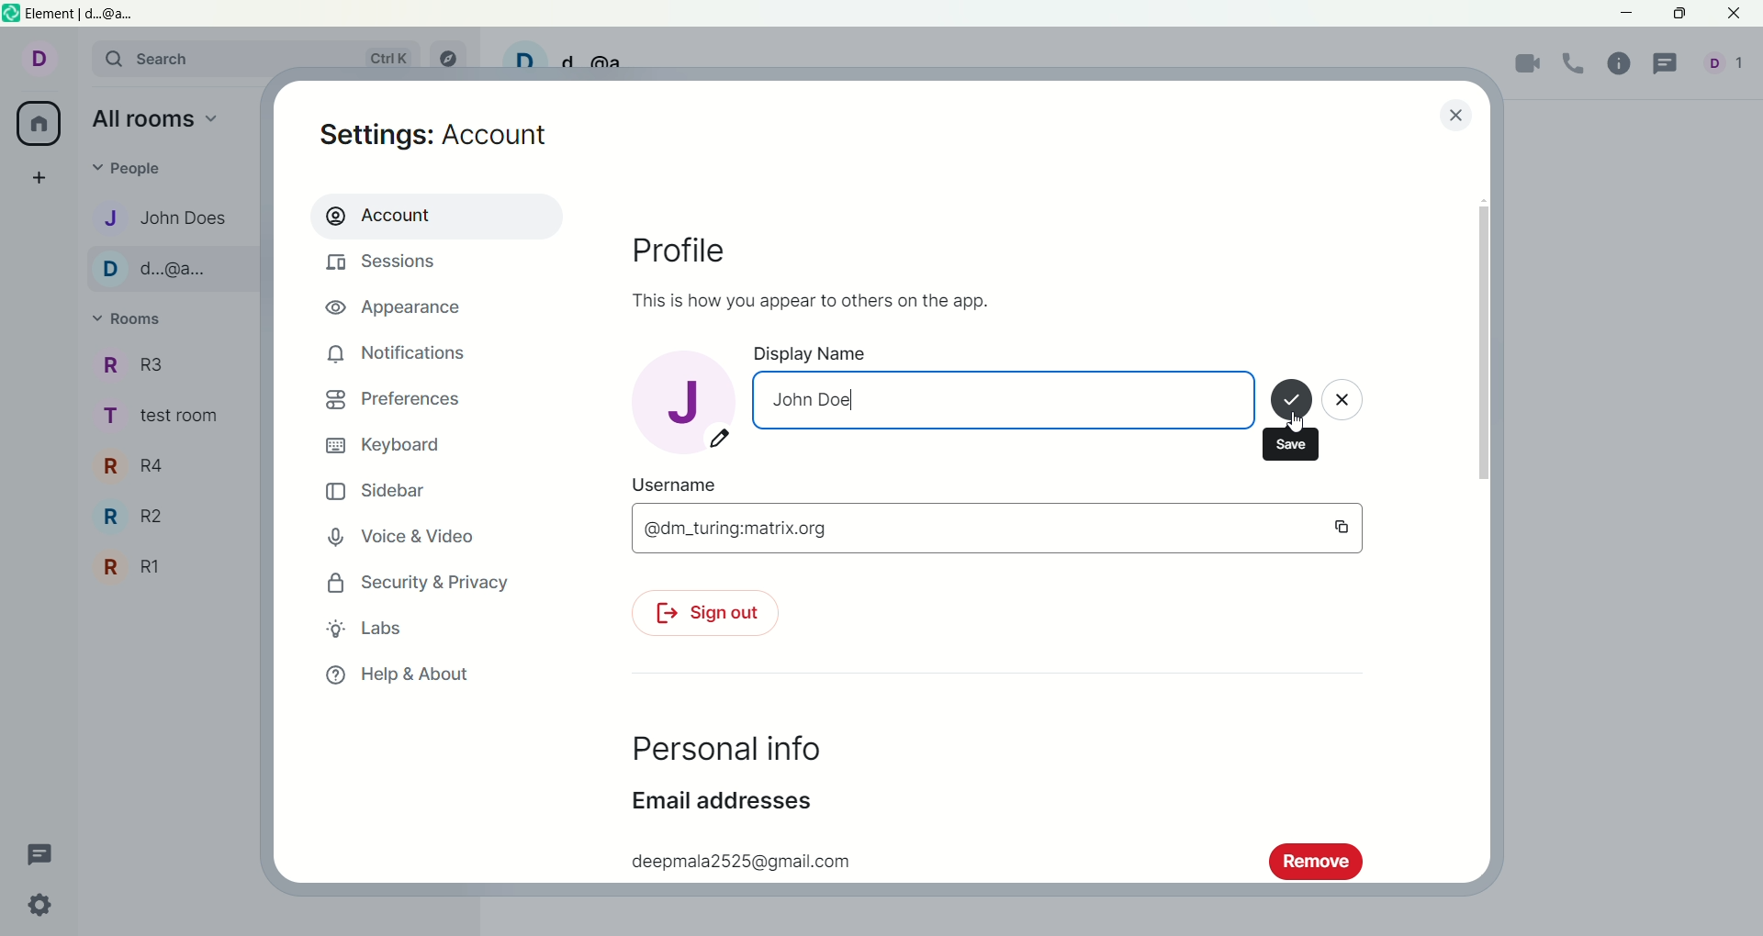  I want to click on appearance, so click(401, 310).